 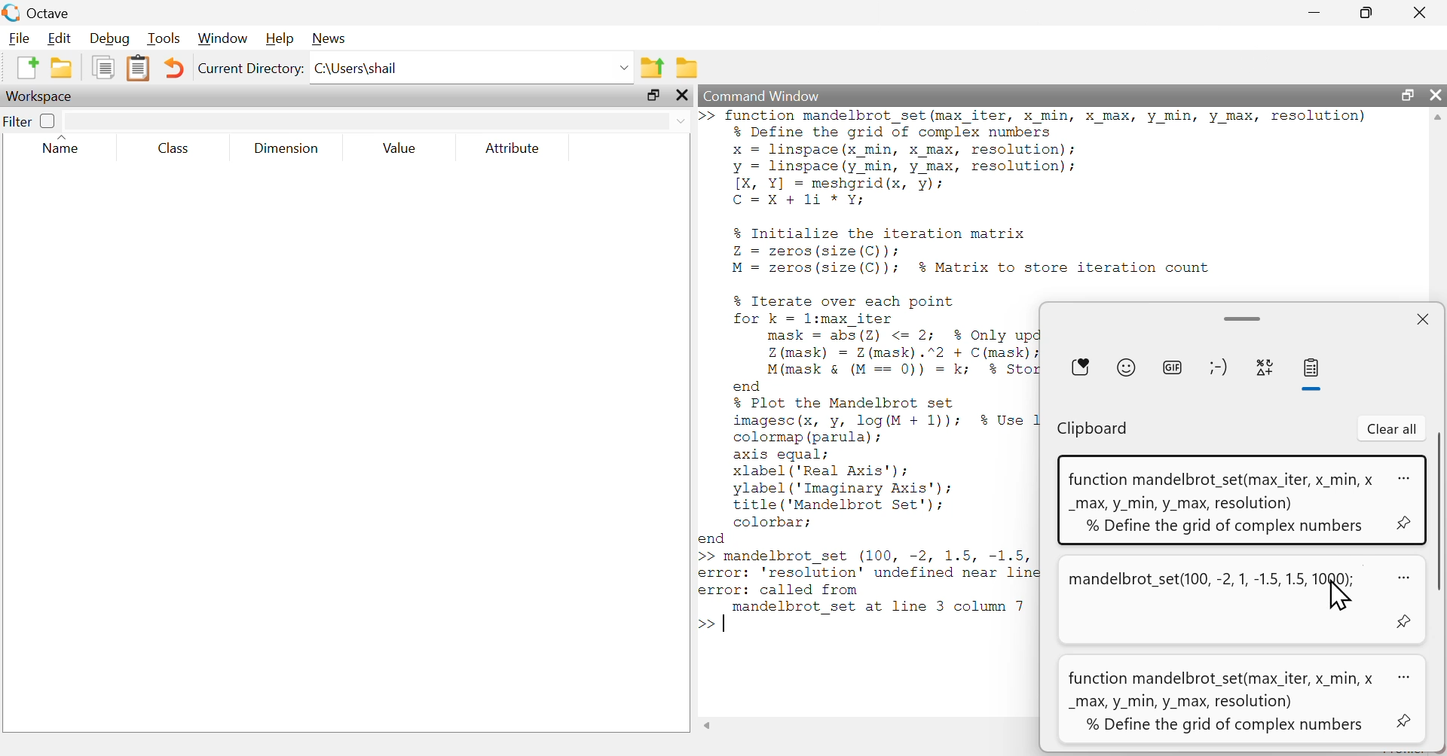 What do you see at coordinates (1367, 12) in the screenshot?
I see `maximize` at bounding box center [1367, 12].